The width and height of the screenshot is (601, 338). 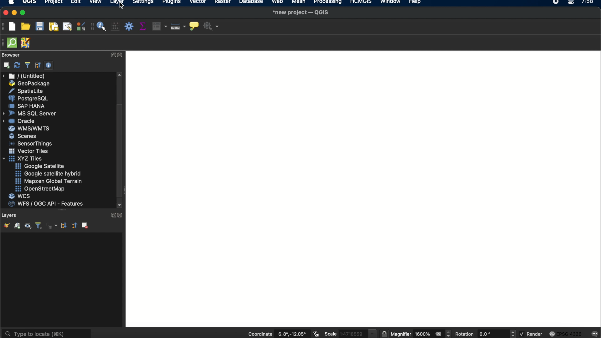 What do you see at coordinates (158, 26) in the screenshot?
I see `attribute table` at bounding box center [158, 26].